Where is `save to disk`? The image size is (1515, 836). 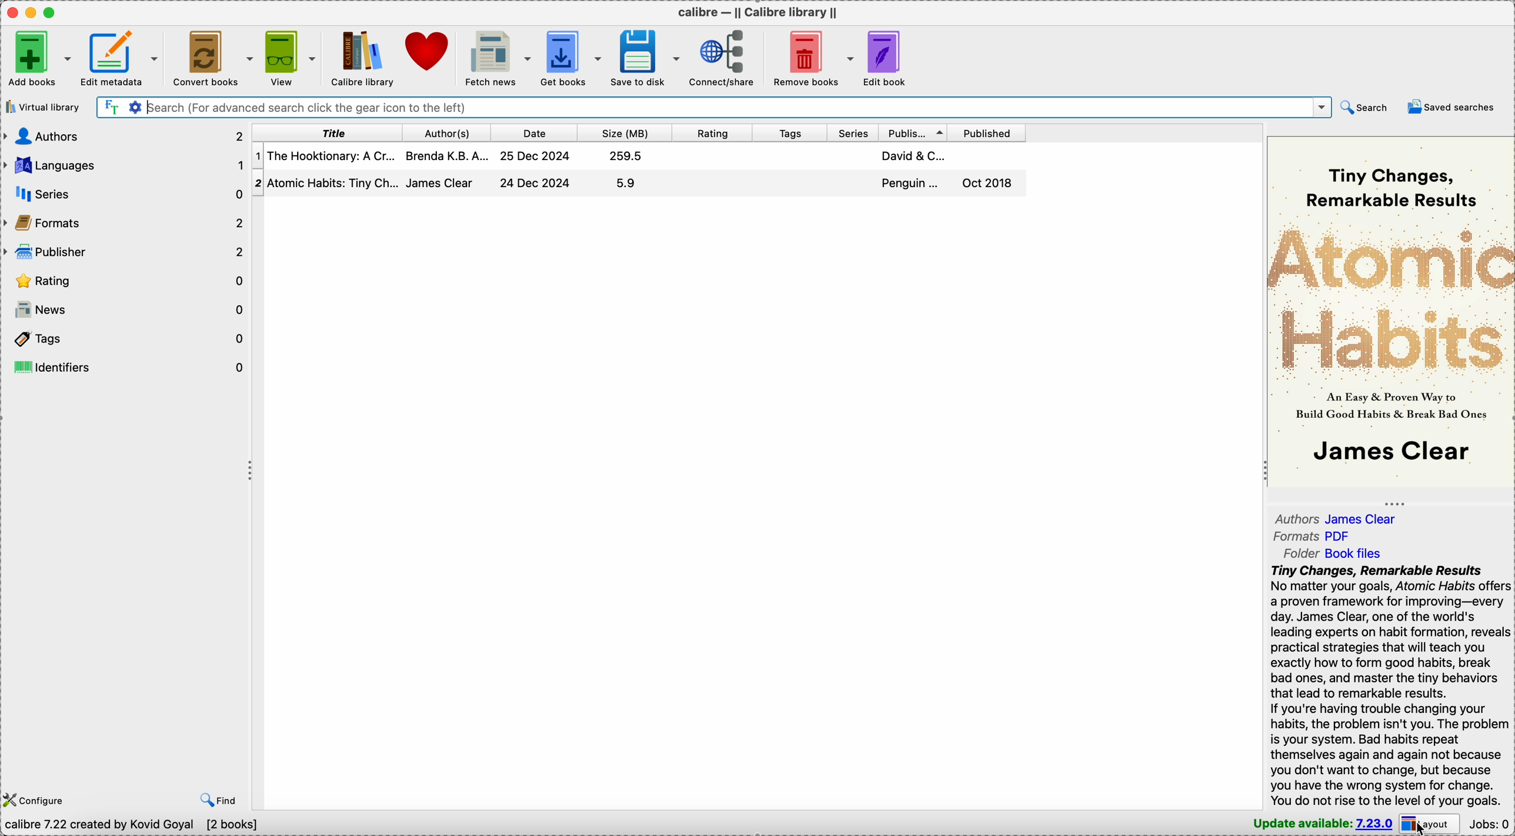
save to disk is located at coordinates (647, 57).